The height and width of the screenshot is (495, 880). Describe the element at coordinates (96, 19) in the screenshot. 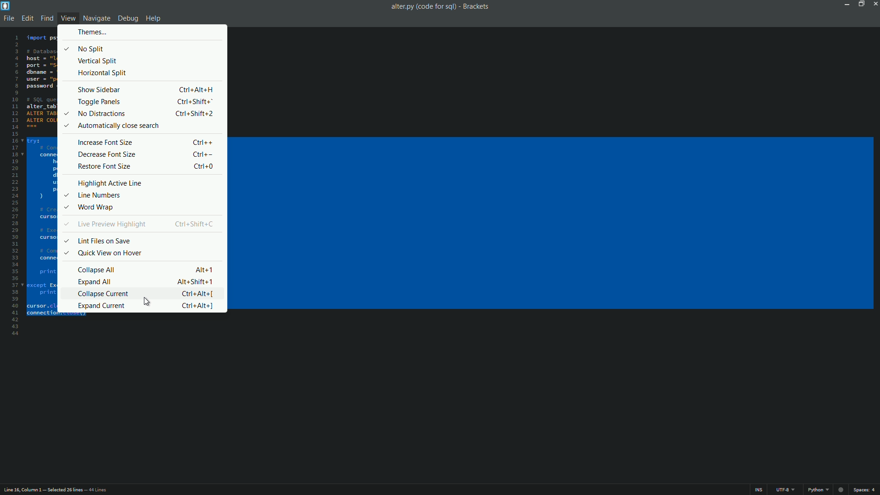

I see `navigate menu` at that location.